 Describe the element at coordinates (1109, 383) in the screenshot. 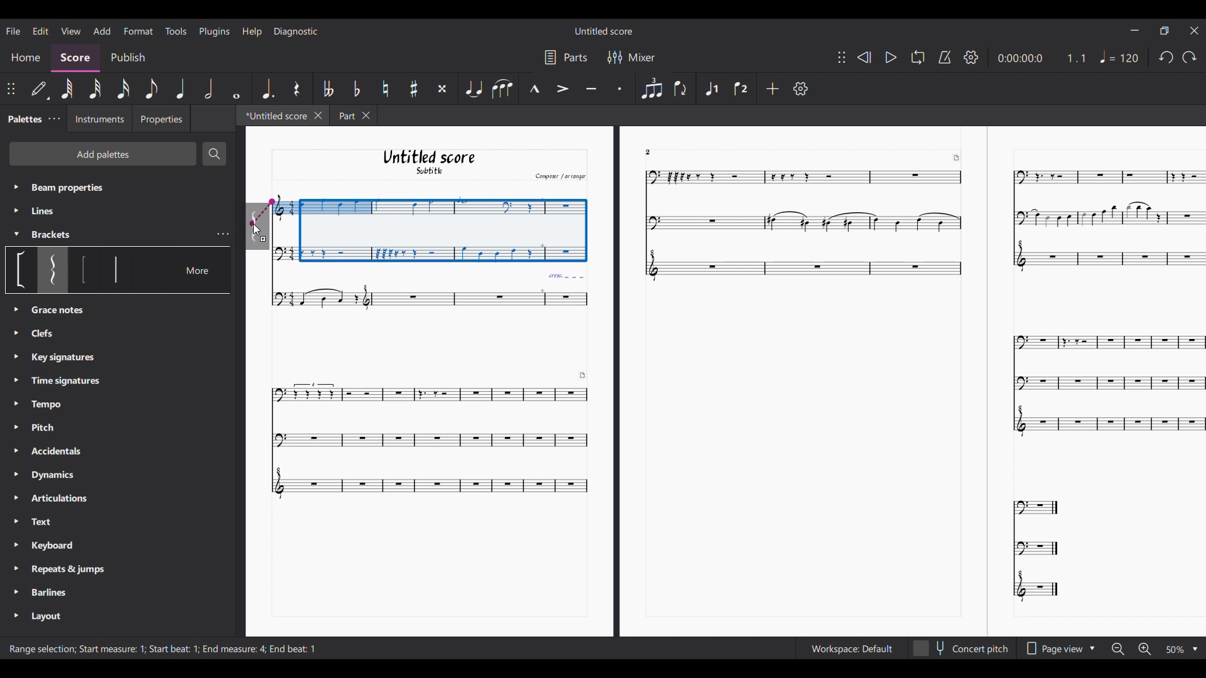

I see `` at that location.